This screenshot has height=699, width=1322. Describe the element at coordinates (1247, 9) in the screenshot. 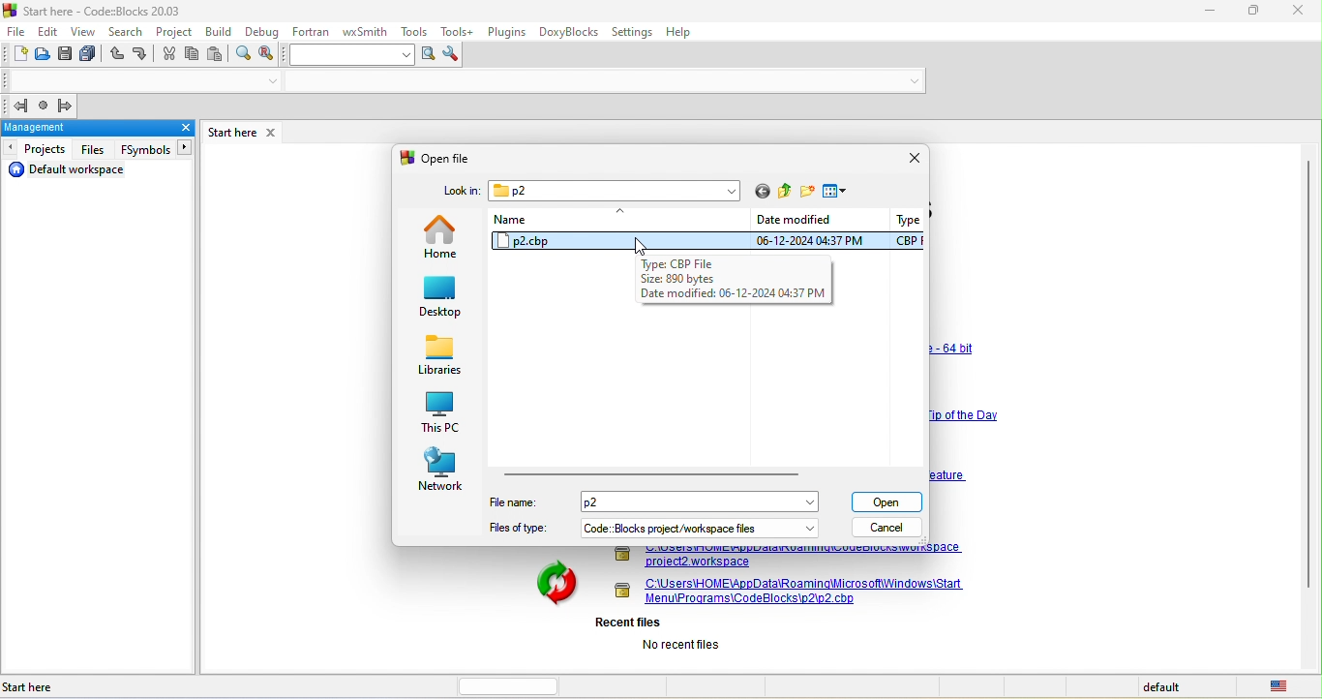

I see `maximize` at that location.